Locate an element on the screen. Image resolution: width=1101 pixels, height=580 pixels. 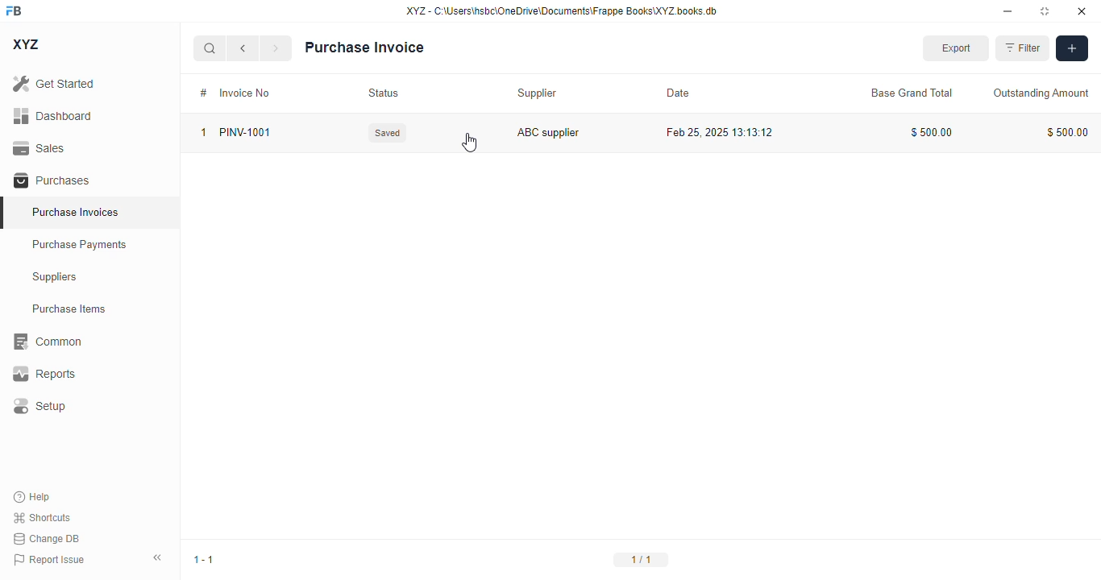
get started is located at coordinates (55, 83).